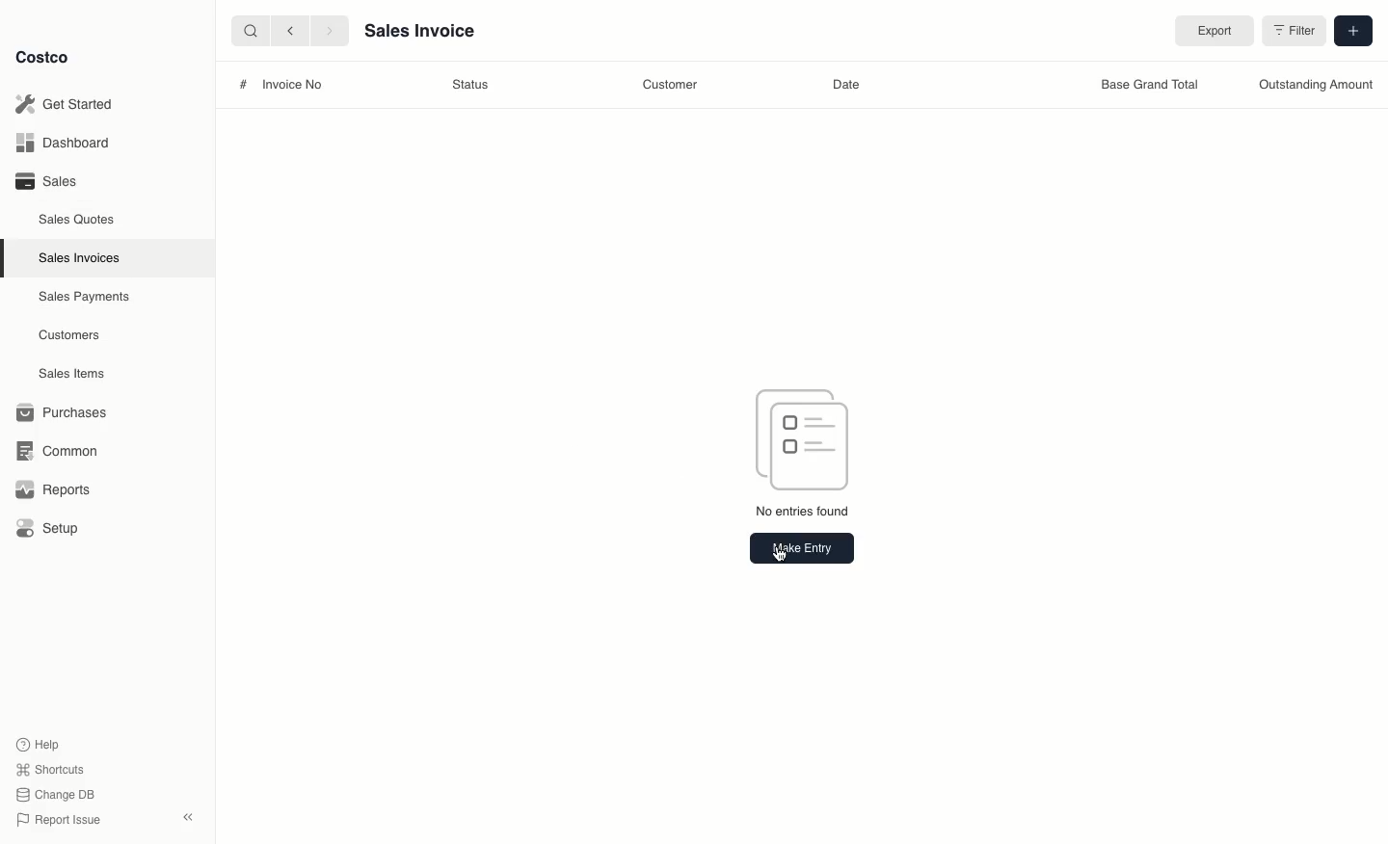 Image resolution: width=1388 pixels, height=844 pixels. Describe the element at coordinates (241, 83) in the screenshot. I see `#` at that location.